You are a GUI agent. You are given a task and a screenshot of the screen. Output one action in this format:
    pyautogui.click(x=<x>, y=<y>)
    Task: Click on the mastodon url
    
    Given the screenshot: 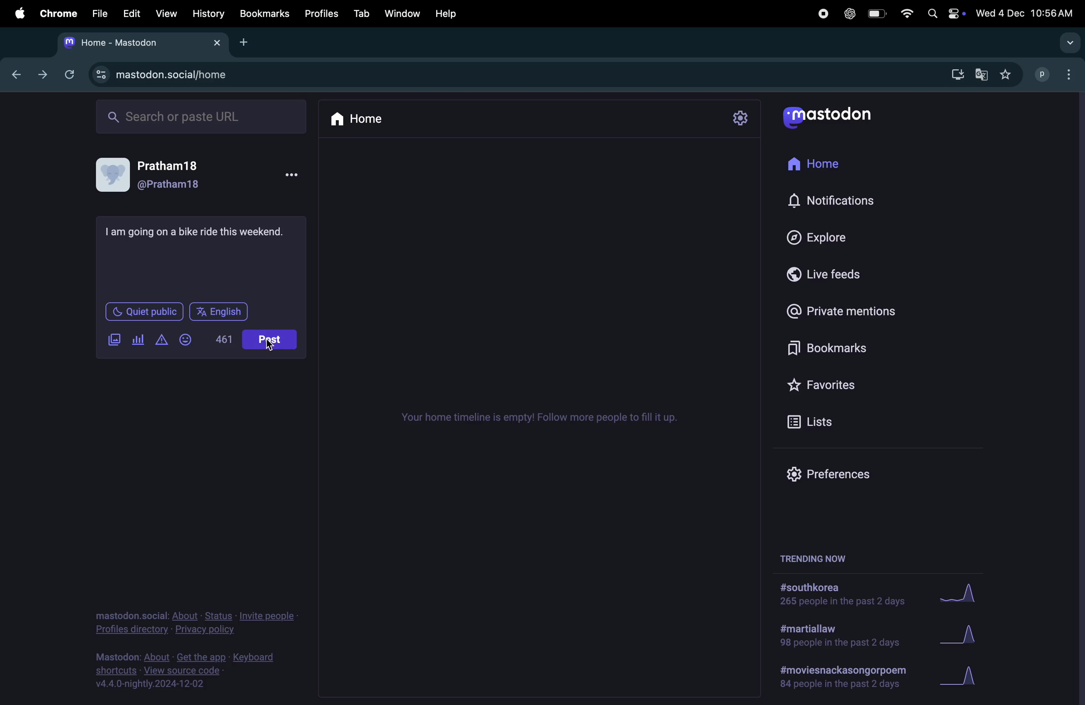 What is the action you would take?
    pyautogui.click(x=171, y=75)
    